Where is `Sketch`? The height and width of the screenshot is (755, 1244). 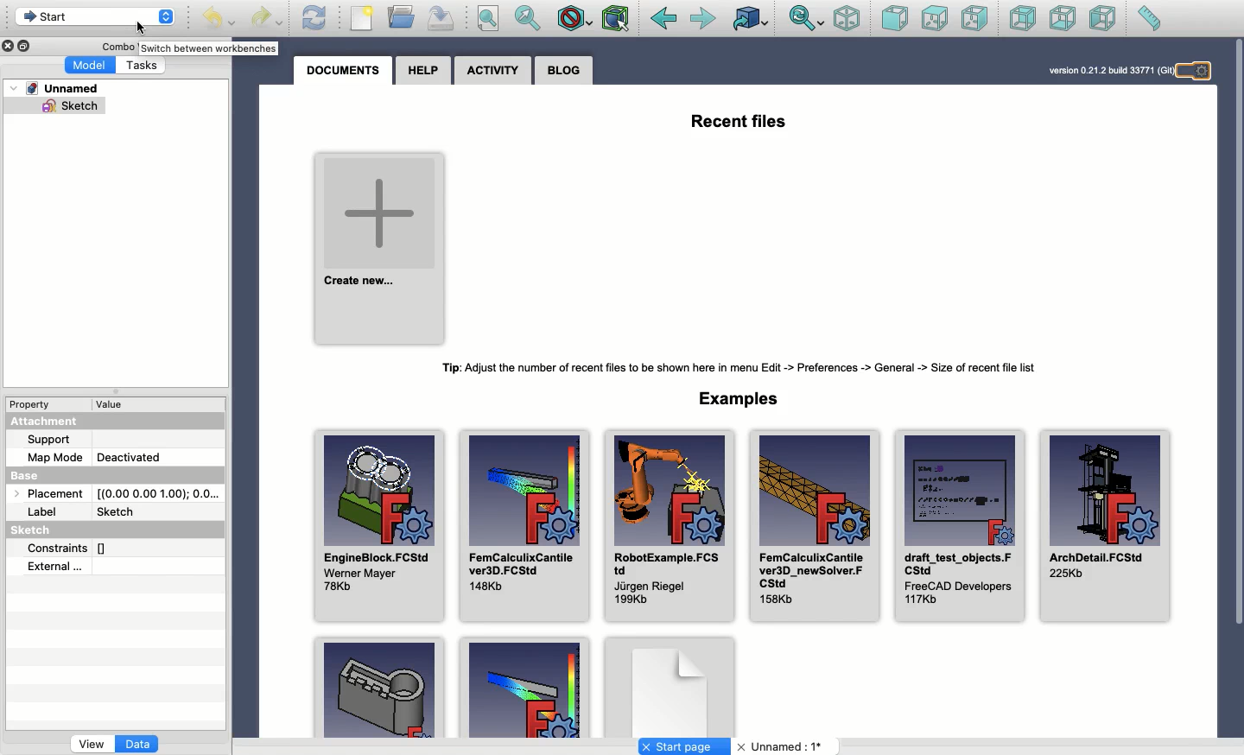 Sketch is located at coordinates (67, 105).